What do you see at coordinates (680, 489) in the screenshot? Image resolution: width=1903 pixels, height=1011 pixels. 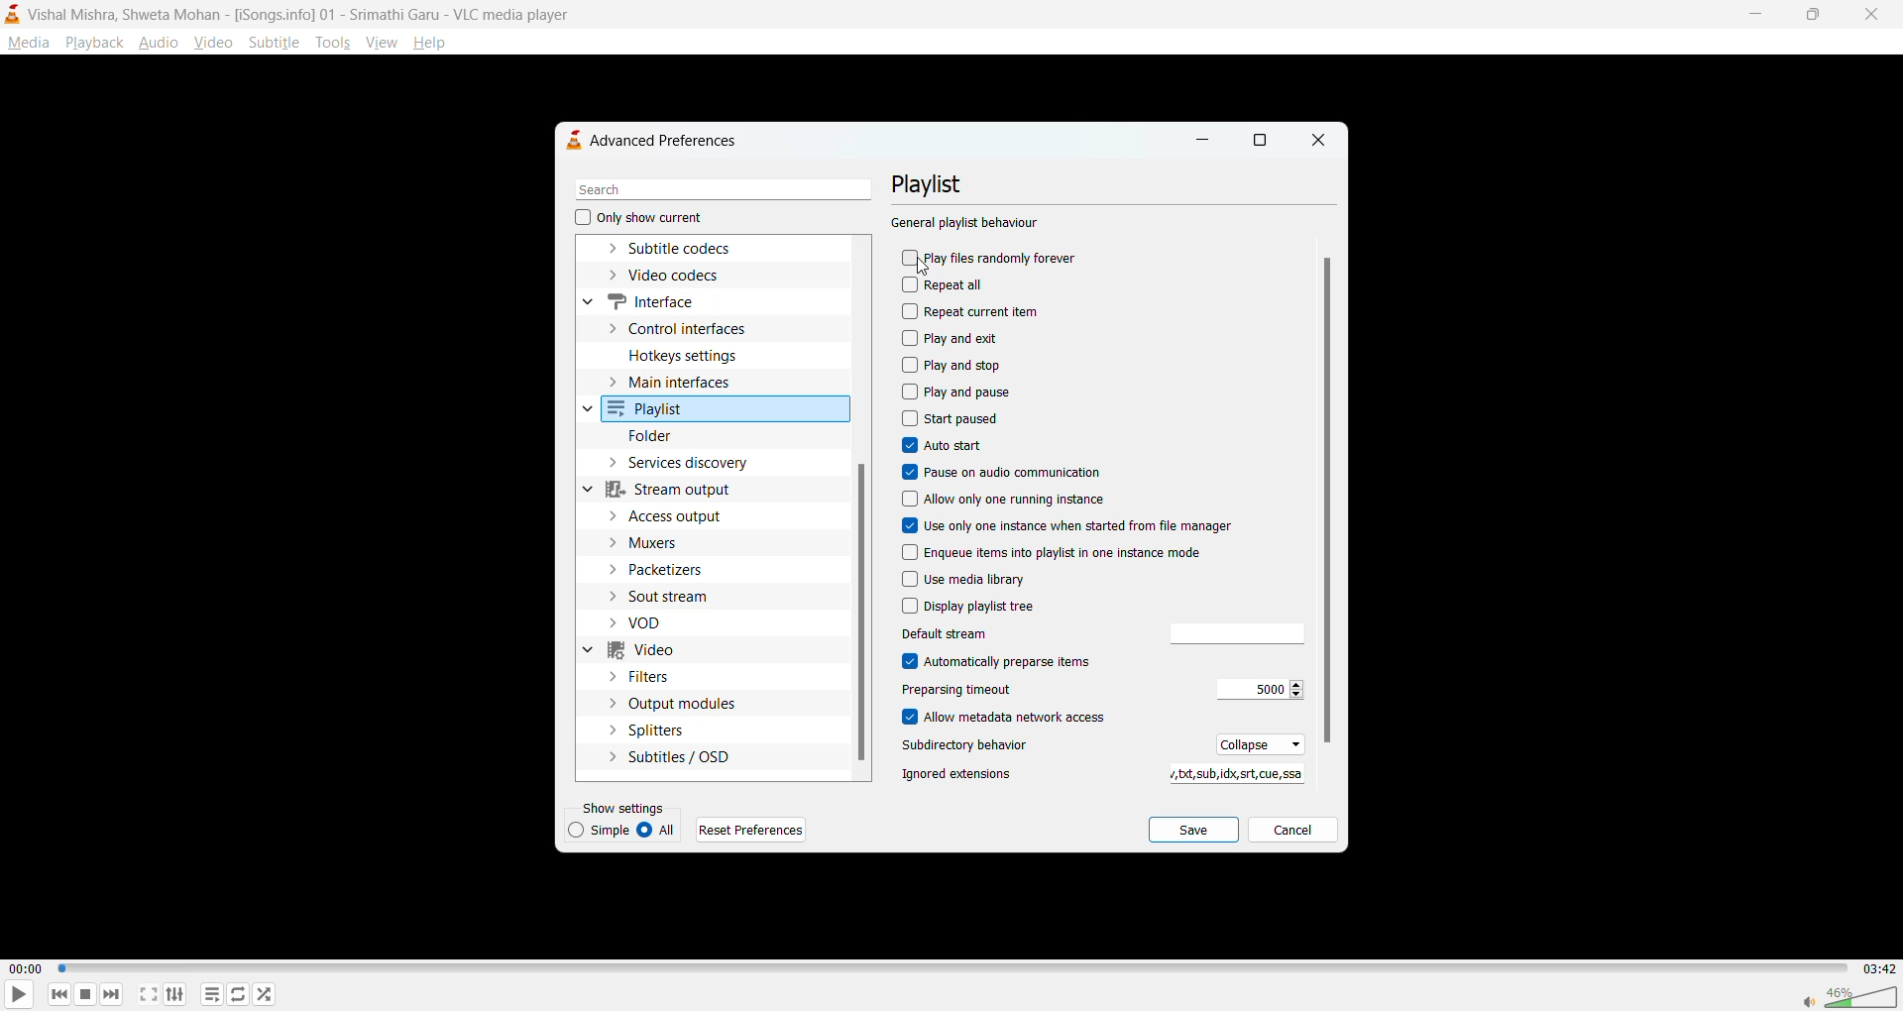 I see `stream  output` at bounding box center [680, 489].